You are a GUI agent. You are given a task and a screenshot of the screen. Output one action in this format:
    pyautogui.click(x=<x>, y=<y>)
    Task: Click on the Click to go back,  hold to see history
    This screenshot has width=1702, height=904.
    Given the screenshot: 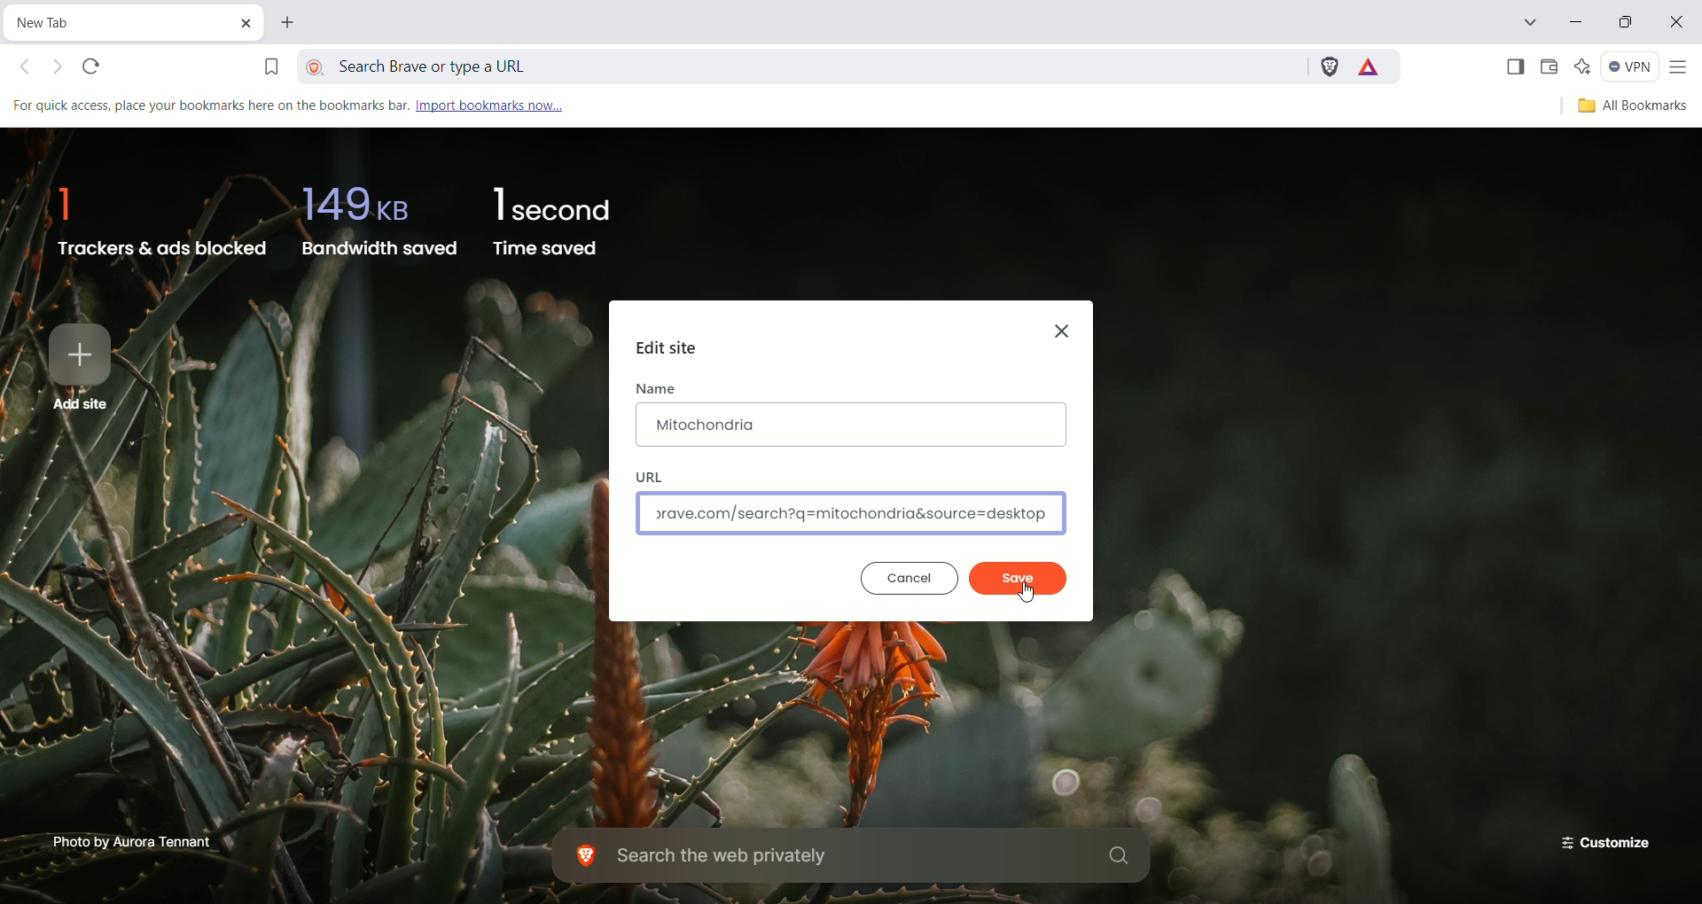 What is the action you would take?
    pyautogui.click(x=31, y=69)
    